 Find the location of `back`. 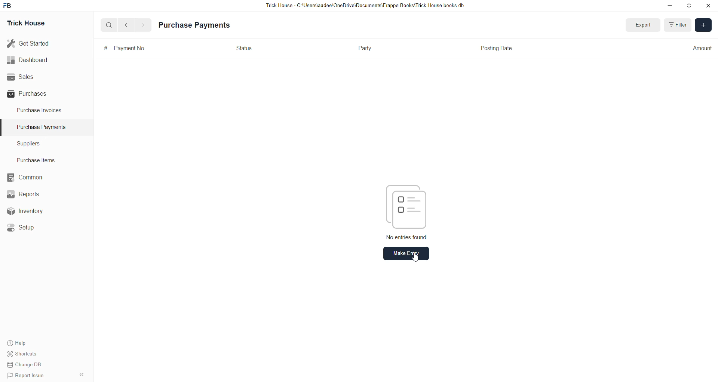

back is located at coordinates (127, 25).